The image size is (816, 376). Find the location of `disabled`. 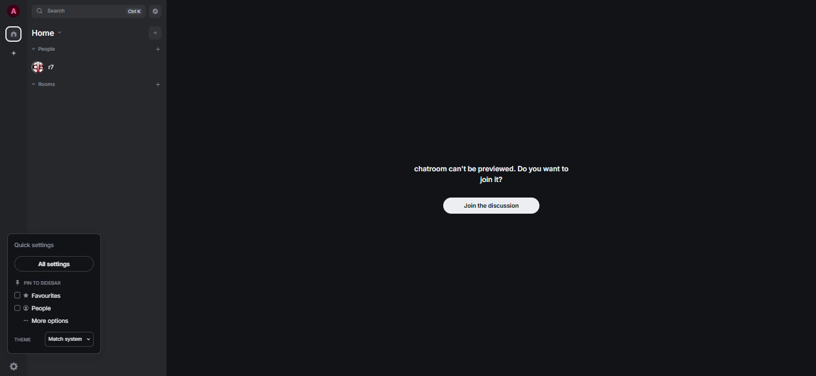

disabled is located at coordinates (17, 308).